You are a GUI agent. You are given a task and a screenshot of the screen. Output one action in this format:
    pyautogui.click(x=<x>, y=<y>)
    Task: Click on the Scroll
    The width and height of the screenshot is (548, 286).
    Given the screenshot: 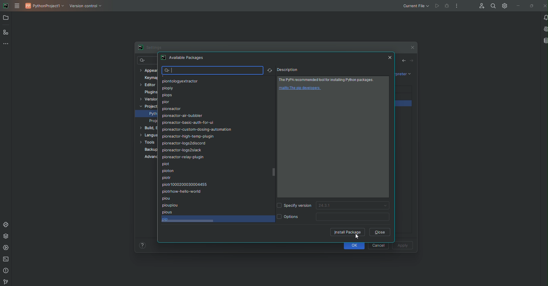 What is the action you would take?
    pyautogui.click(x=275, y=171)
    